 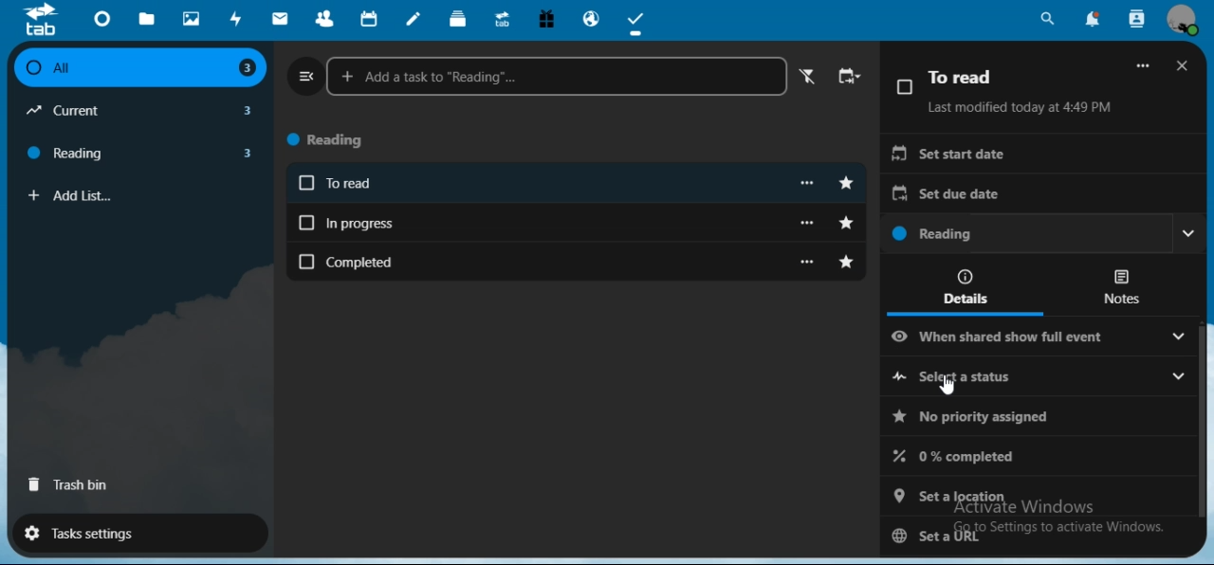 What do you see at coordinates (1009, 382) in the screenshot?
I see `select a status` at bounding box center [1009, 382].